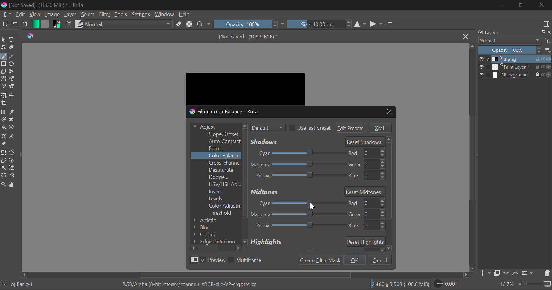 The image size is (552, 290). What do you see at coordinates (541, 33) in the screenshot?
I see `maximize` at bounding box center [541, 33].